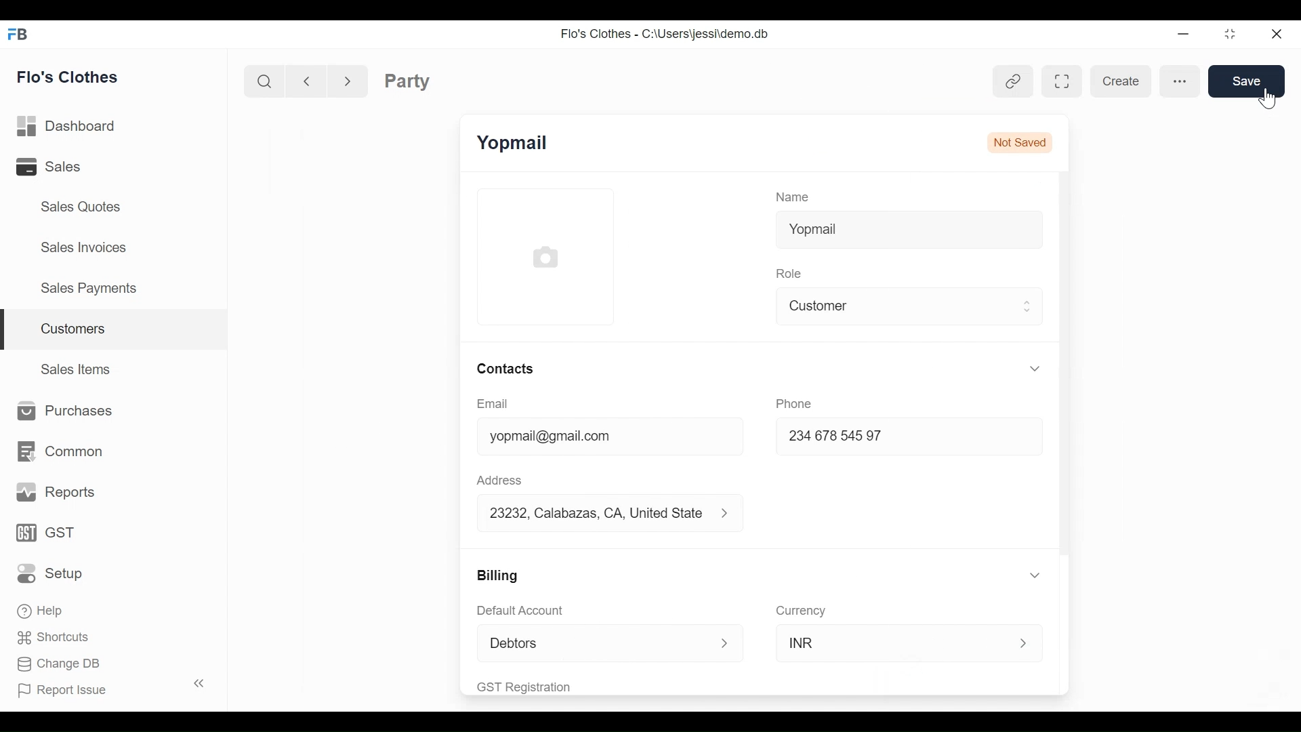 This screenshot has height=732, width=1301. I want to click on 234678 54597, so click(875, 438).